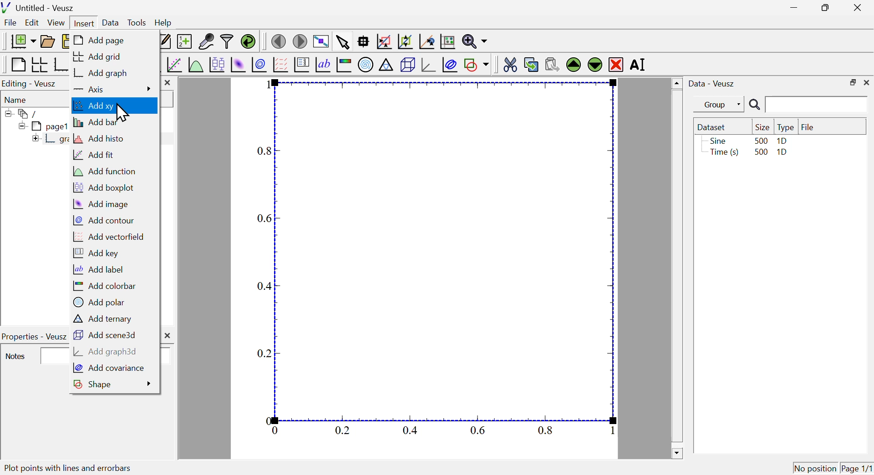  I want to click on size, so click(761, 127).